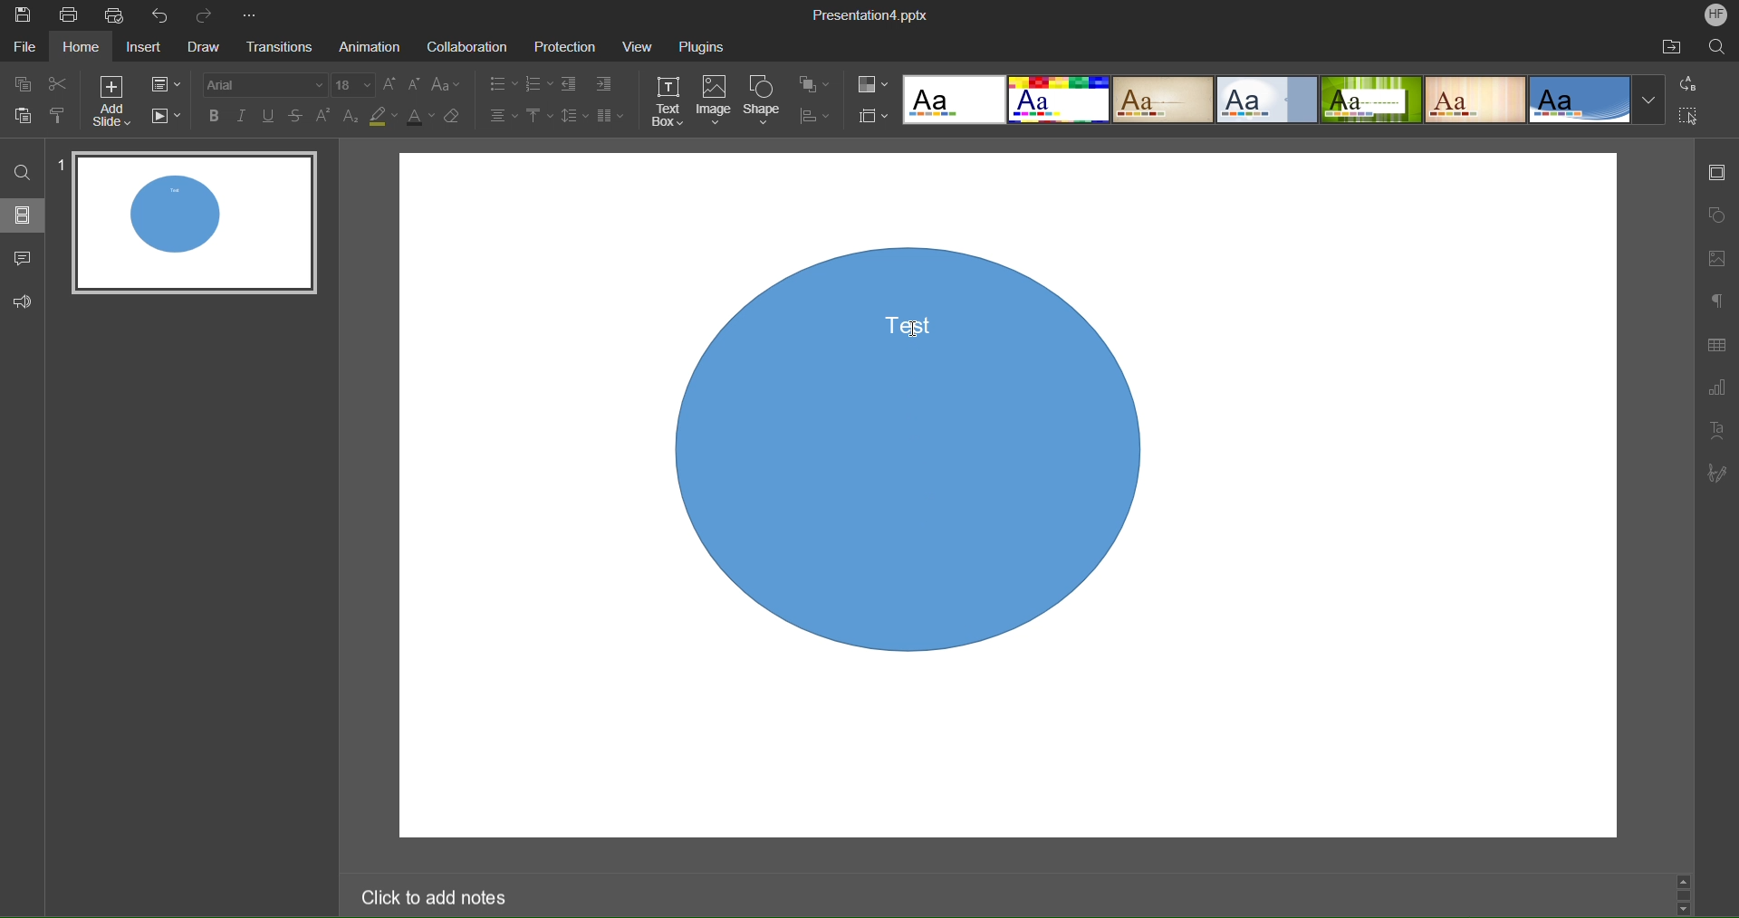 This screenshot has width=1739, height=918. I want to click on Slide Settings, so click(1717, 170).